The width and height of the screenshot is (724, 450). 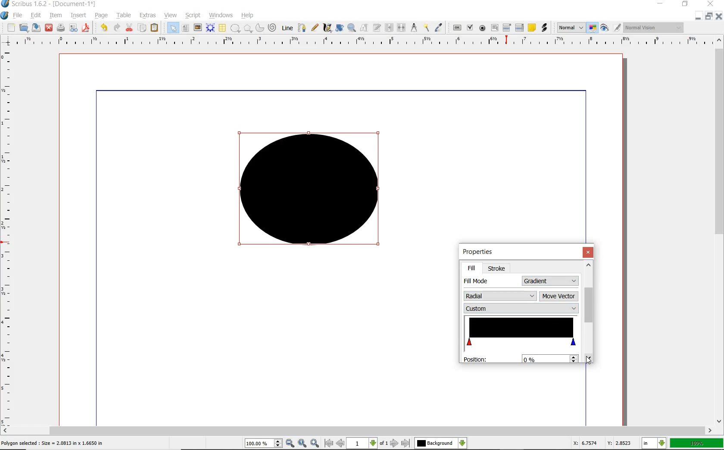 What do you see at coordinates (78, 16) in the screenshot?
I see `INSERT` at bounding box center [78, 16].